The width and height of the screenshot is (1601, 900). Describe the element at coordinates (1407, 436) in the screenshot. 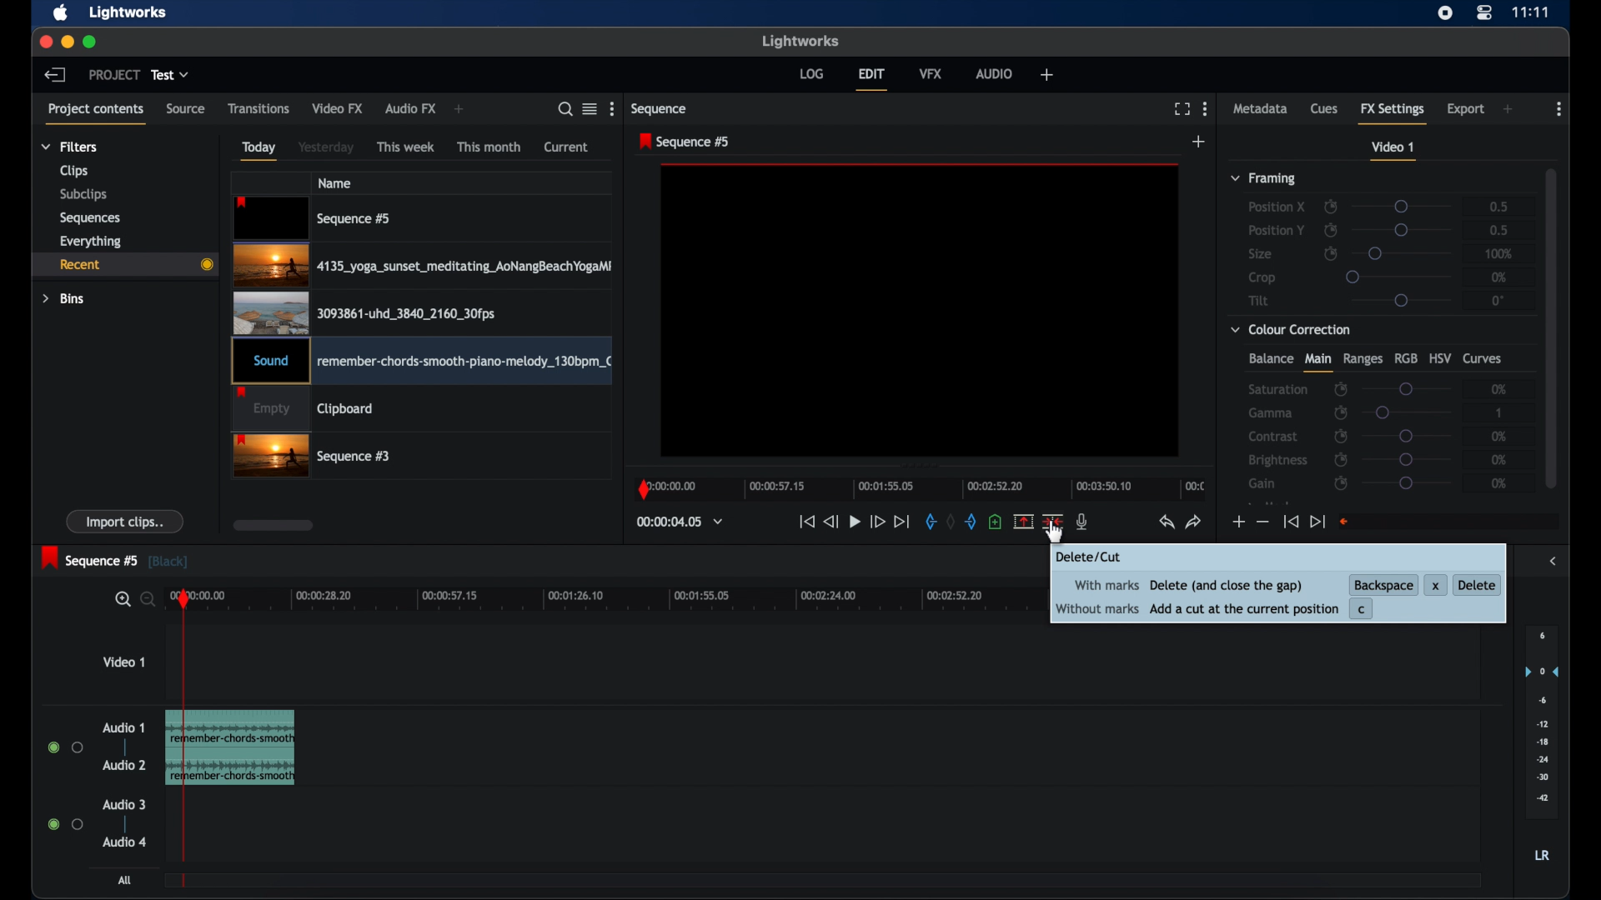

I see `slider` at that location.